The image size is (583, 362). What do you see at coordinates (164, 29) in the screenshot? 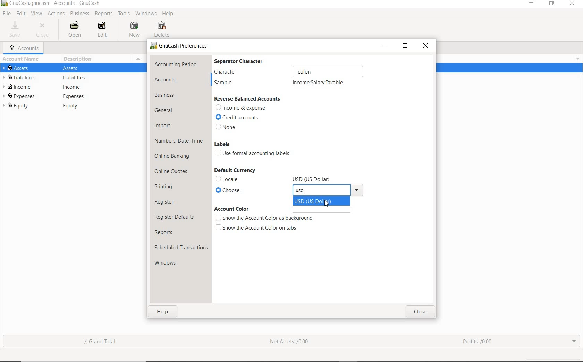
I see `DELETE` at bounding box center [164, 29].